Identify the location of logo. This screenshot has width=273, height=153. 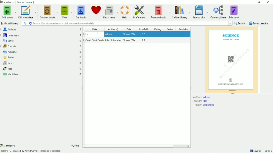
(2, 2).